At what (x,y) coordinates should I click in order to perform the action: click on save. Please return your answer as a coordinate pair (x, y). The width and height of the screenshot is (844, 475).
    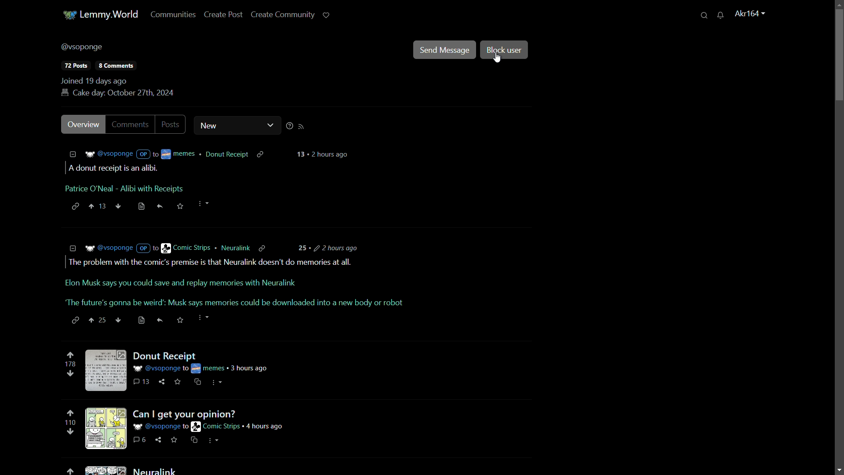
    Looking at the image, I should click on (140, 321).